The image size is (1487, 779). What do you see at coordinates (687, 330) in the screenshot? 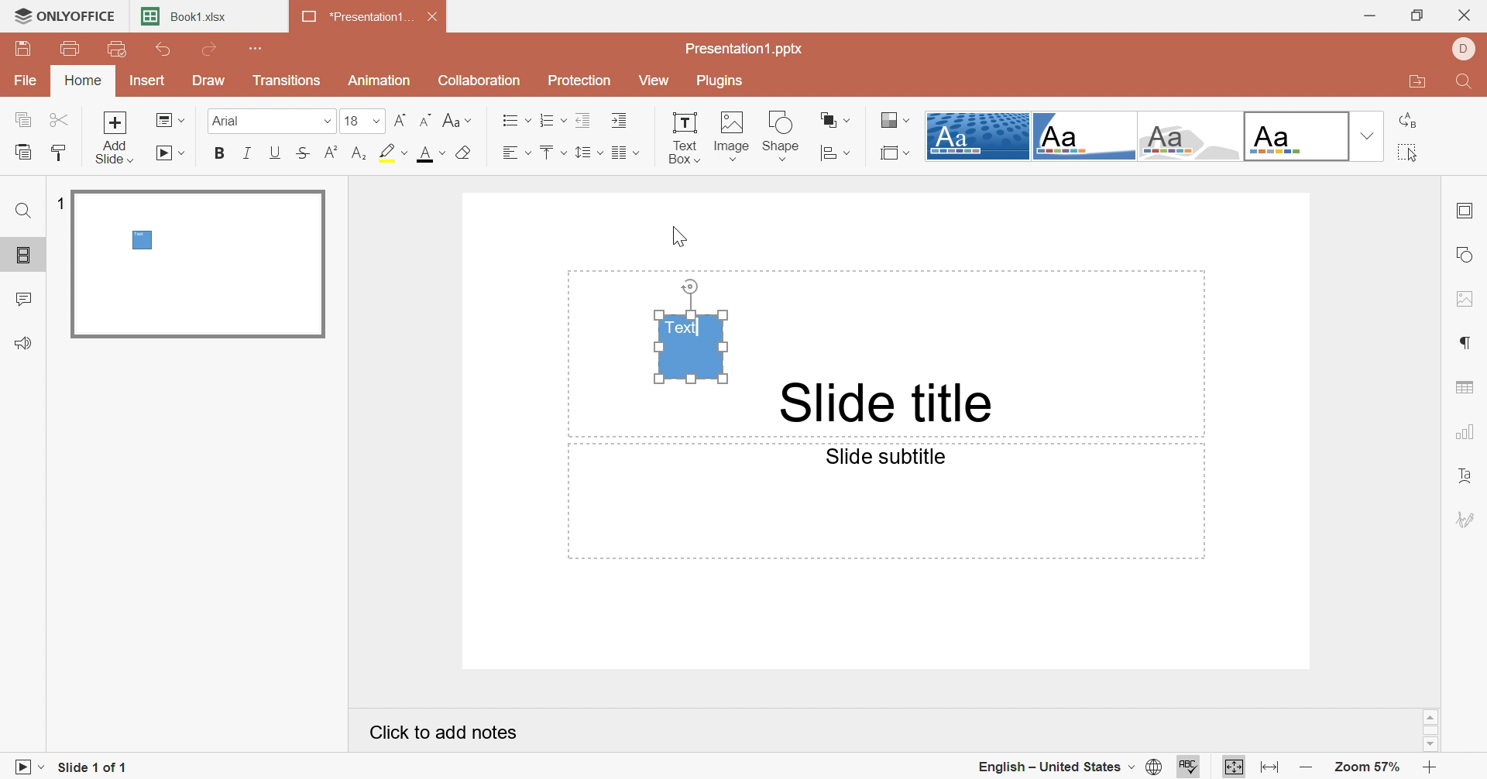
I see `Text` at bounding box center [687, 330].